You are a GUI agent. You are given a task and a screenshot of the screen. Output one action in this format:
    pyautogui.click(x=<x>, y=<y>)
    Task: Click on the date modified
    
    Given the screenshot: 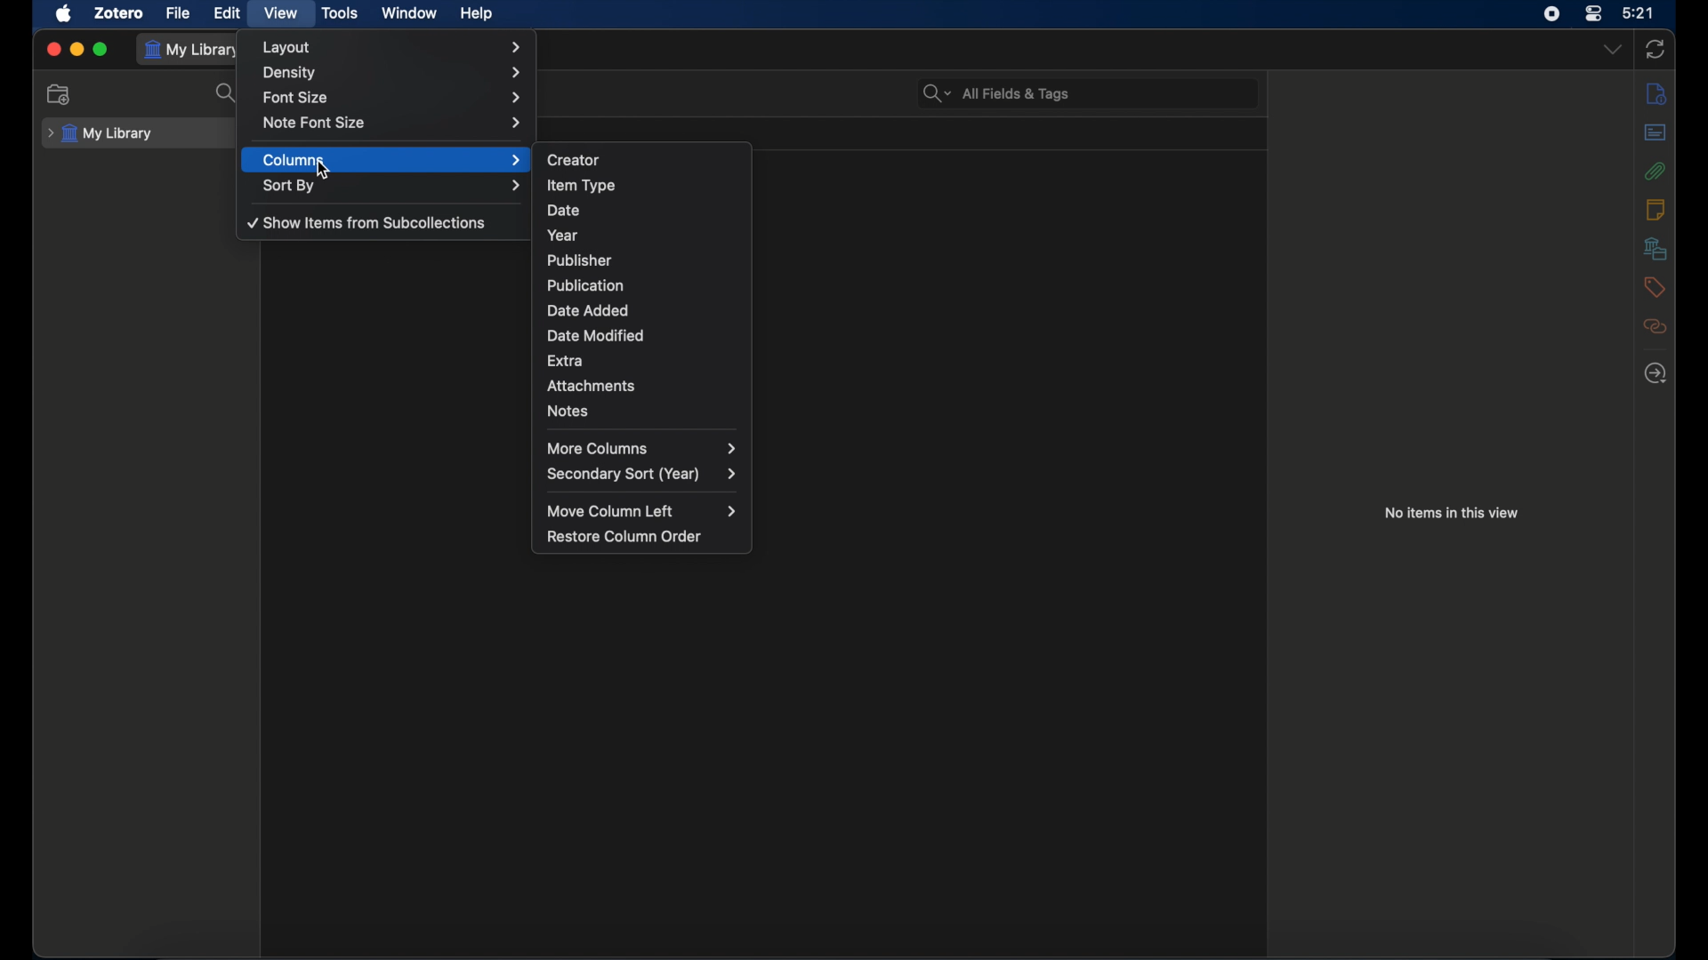 What is the action you would take?
    pyautogui.click(x=645, y=308)
    